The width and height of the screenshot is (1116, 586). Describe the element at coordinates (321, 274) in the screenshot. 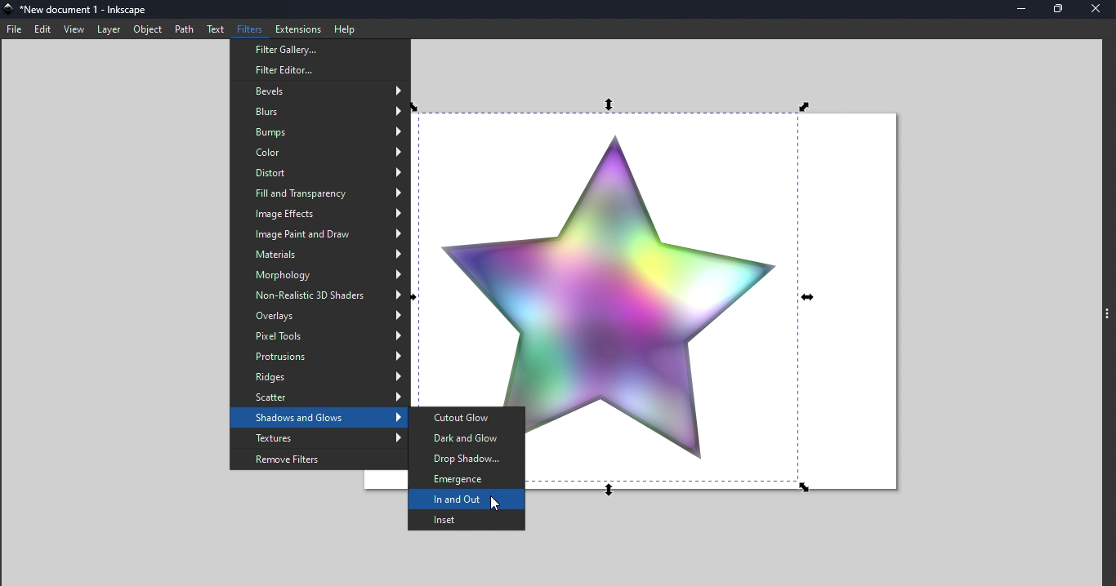

I see `Morphology` at that location.